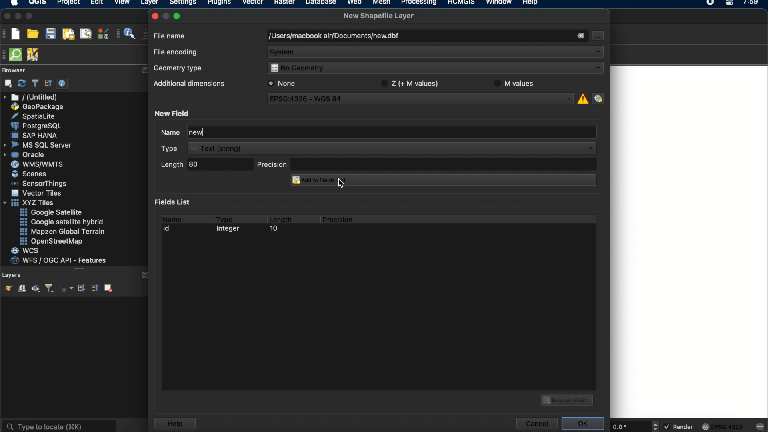  What do you see at coordinates (79, 269) in the screenshot?
I see `more` at bounding box center [79, 269].